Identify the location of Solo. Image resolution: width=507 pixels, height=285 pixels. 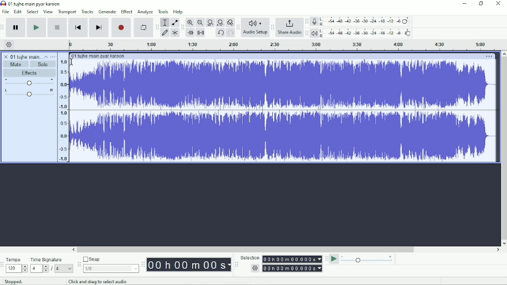
(44, 65).